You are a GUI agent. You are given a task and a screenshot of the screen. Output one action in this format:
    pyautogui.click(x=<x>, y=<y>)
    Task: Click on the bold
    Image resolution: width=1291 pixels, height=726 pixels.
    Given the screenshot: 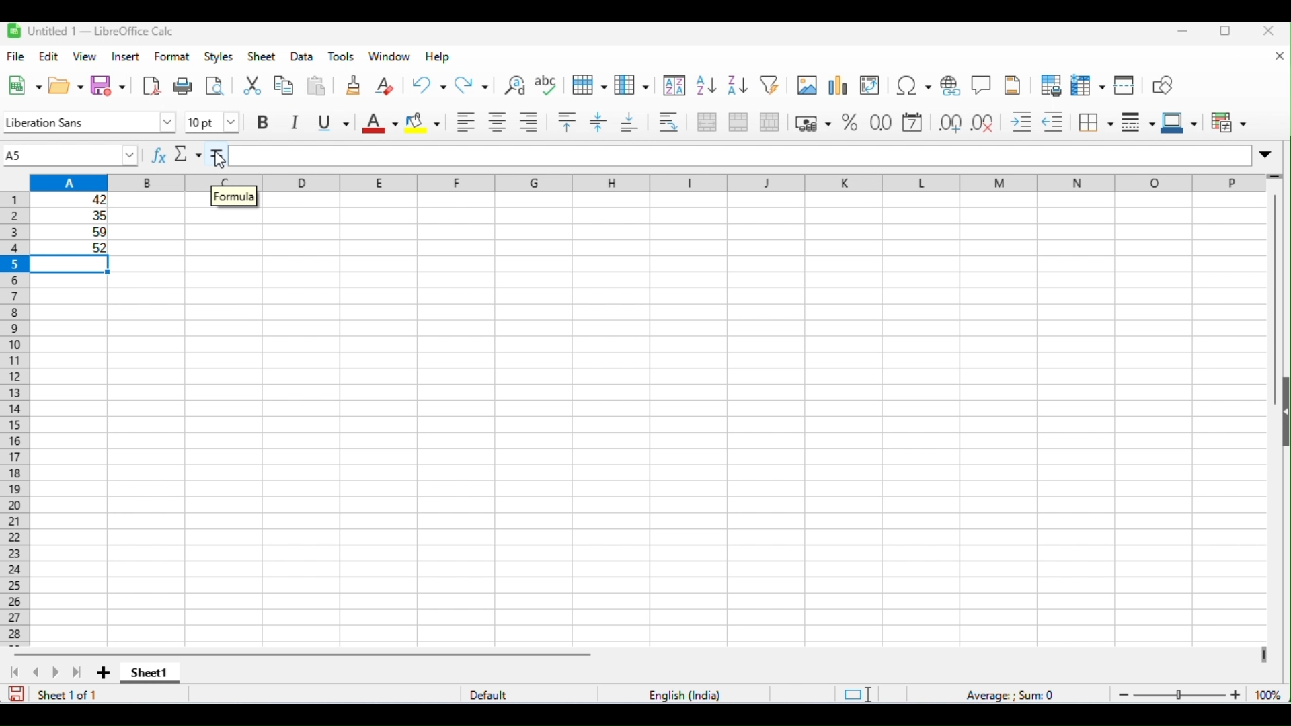 What is the action you would take?
    pyautogui.click(x=266, y=122)
    